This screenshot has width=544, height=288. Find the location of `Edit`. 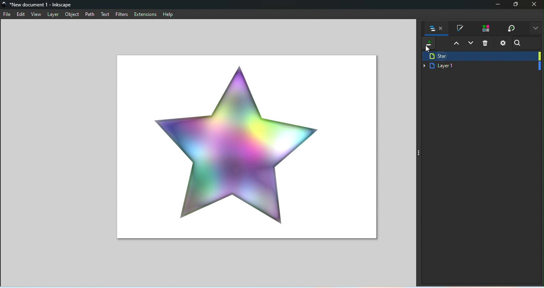

Edit is located at coordinates (21, 15).